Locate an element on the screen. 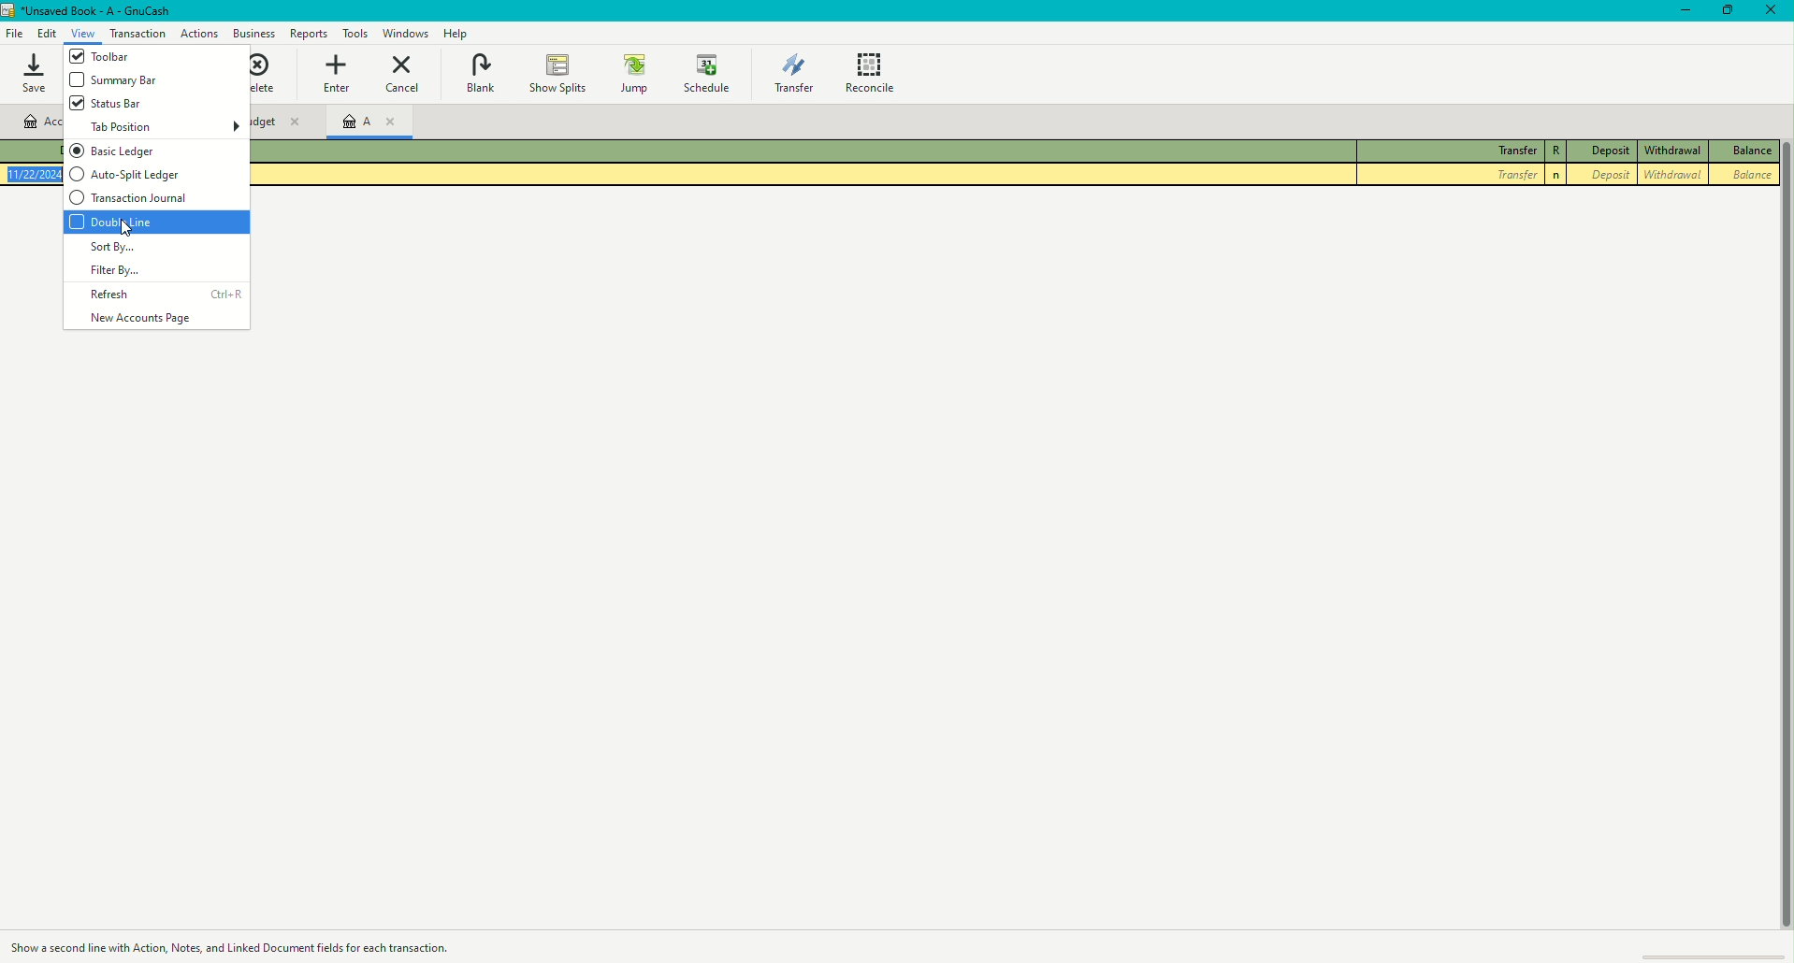 The height and width of the screenshot is (963, 1794). Delete is located at coordinates (282, 73).